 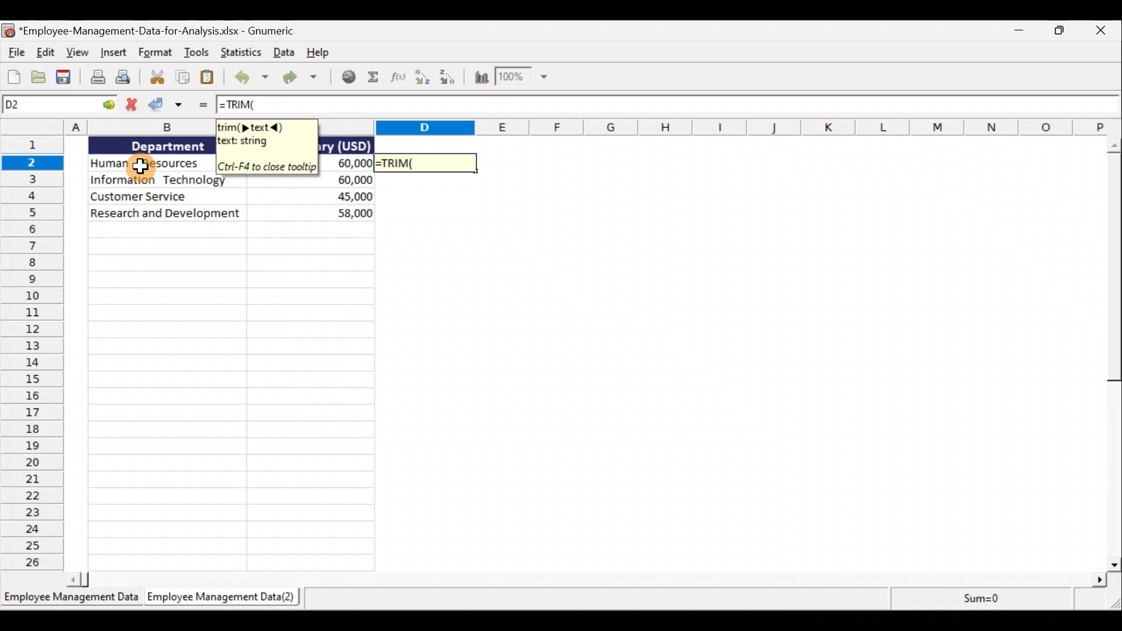 I want to click on Data, so click(x=283, y=53).